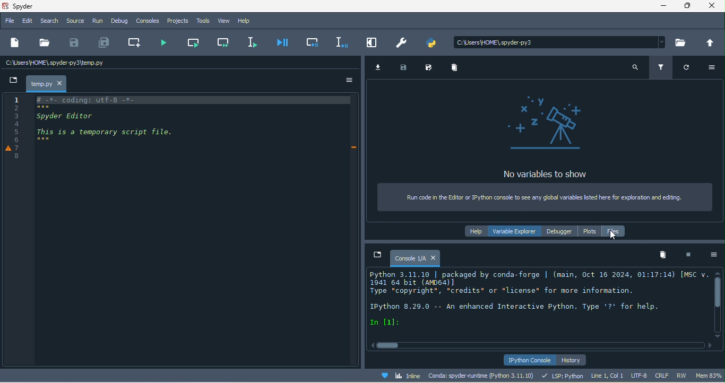 This screenshot has width=725, height=383. I want to click on open, so click(48, 43).